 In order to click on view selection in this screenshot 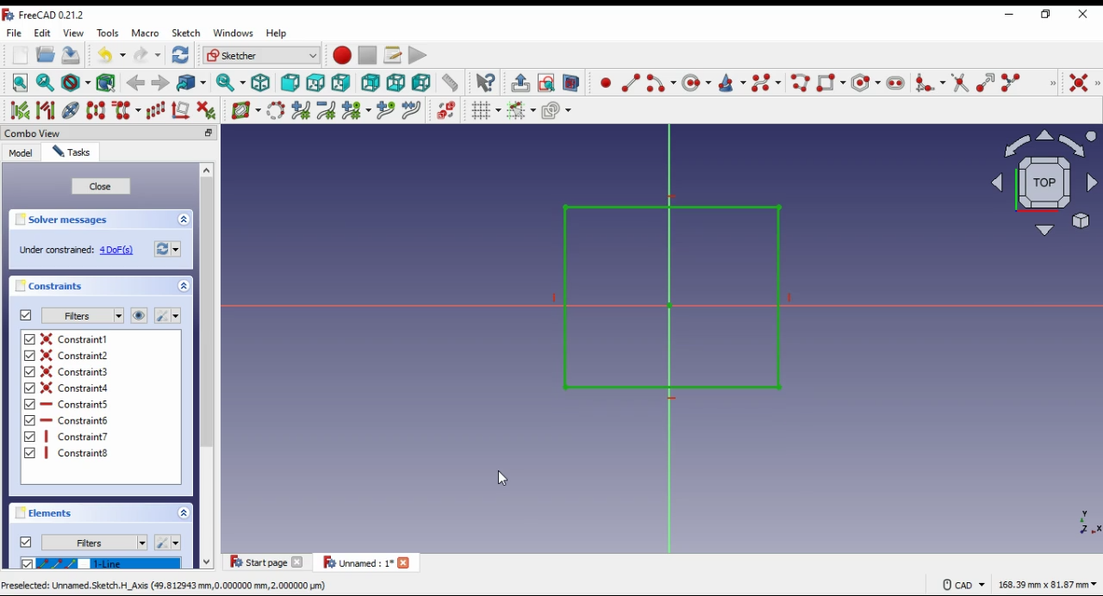, I will do `click(570, 83)`.